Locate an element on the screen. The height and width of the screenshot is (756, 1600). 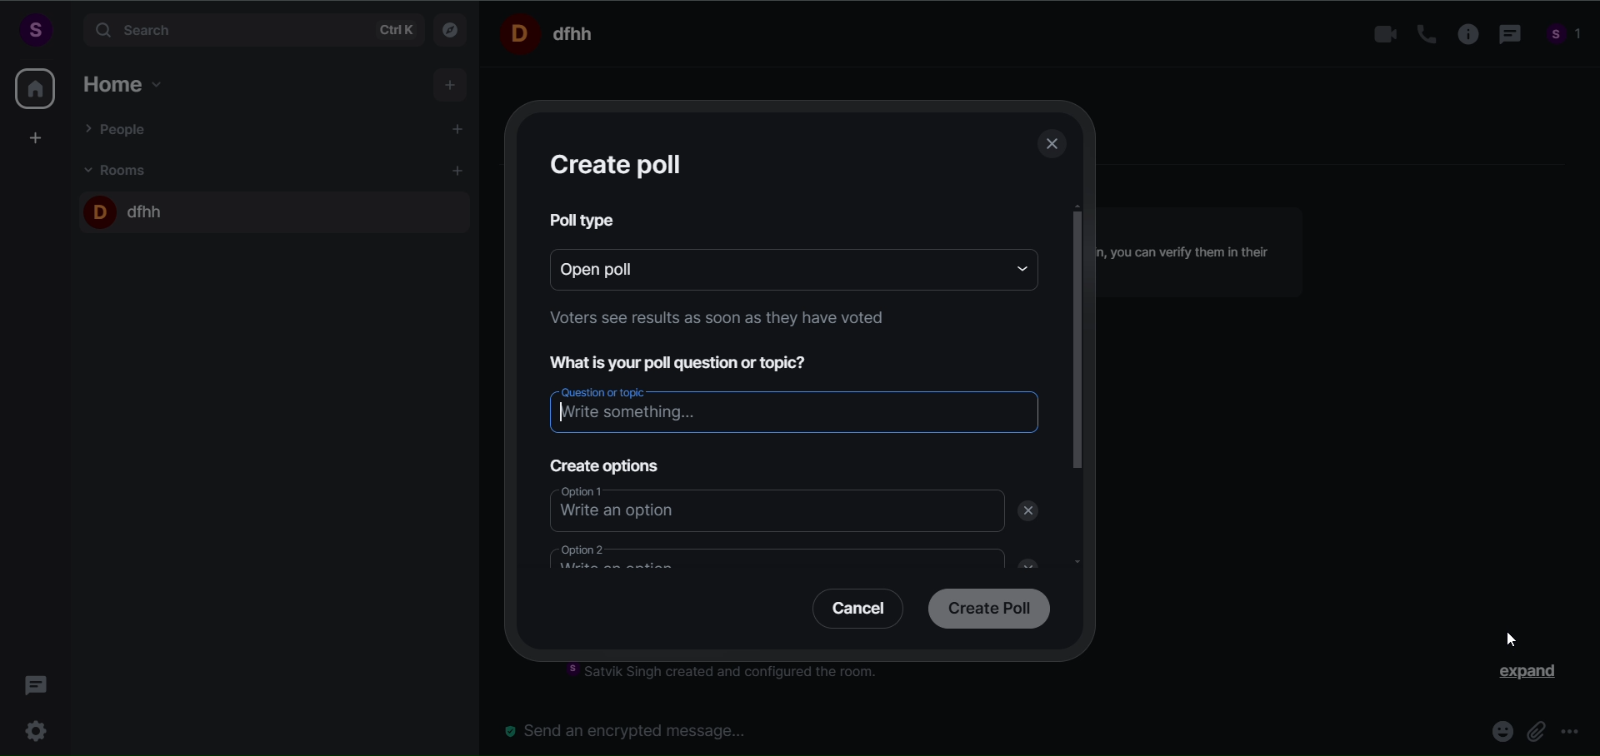
threads  is located at coordinates (37, 680).